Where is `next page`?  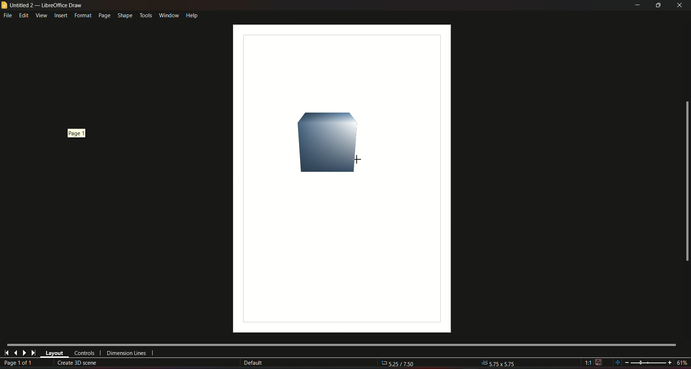
next page is located at coordinates (24, 353).